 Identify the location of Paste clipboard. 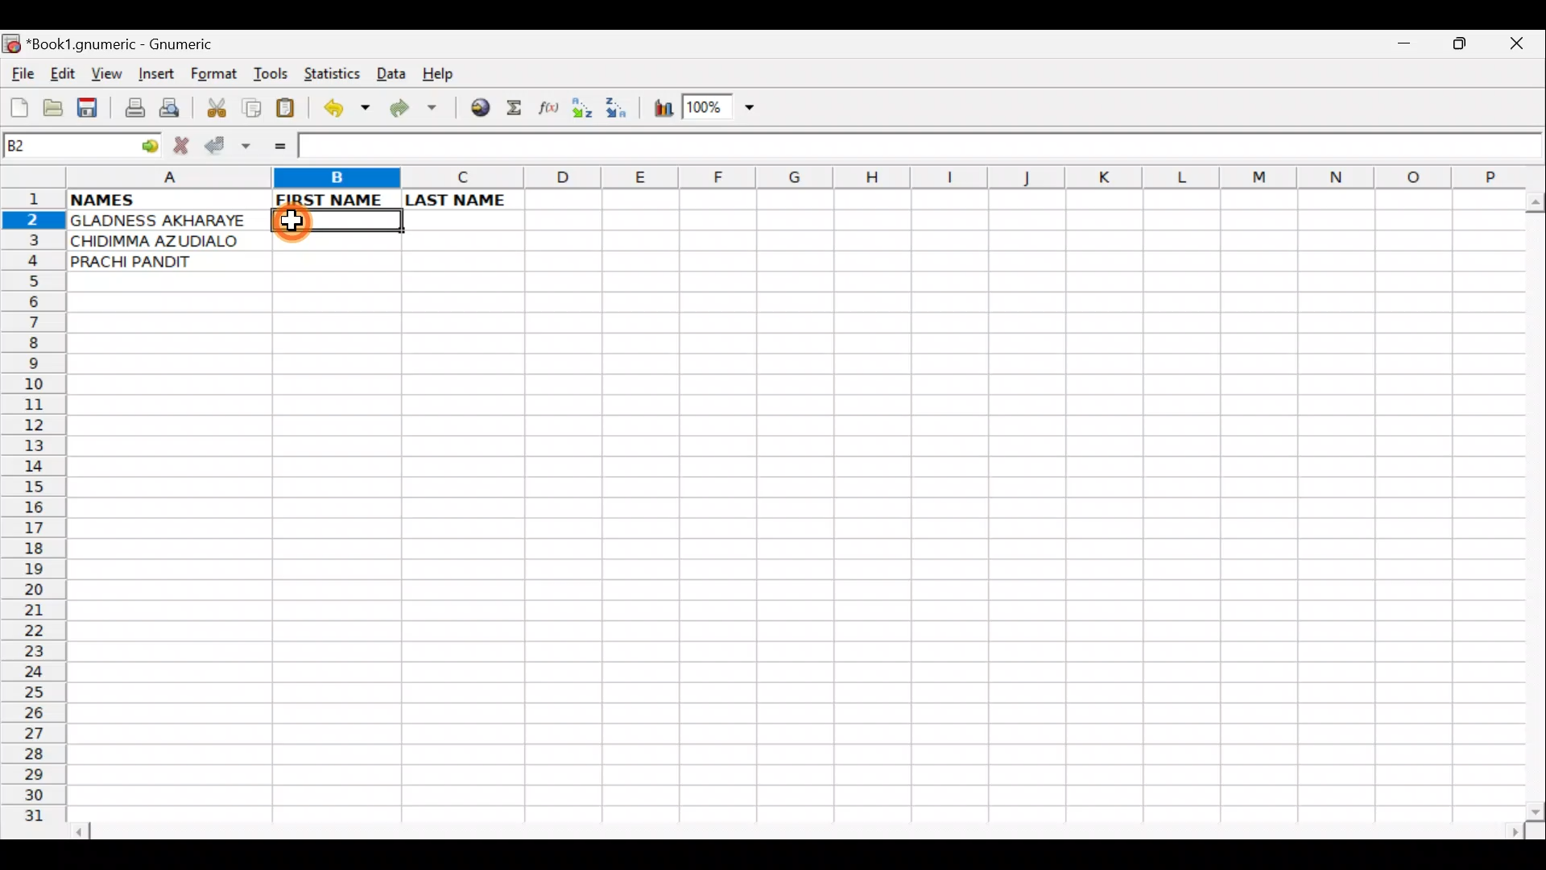
(291, 110).